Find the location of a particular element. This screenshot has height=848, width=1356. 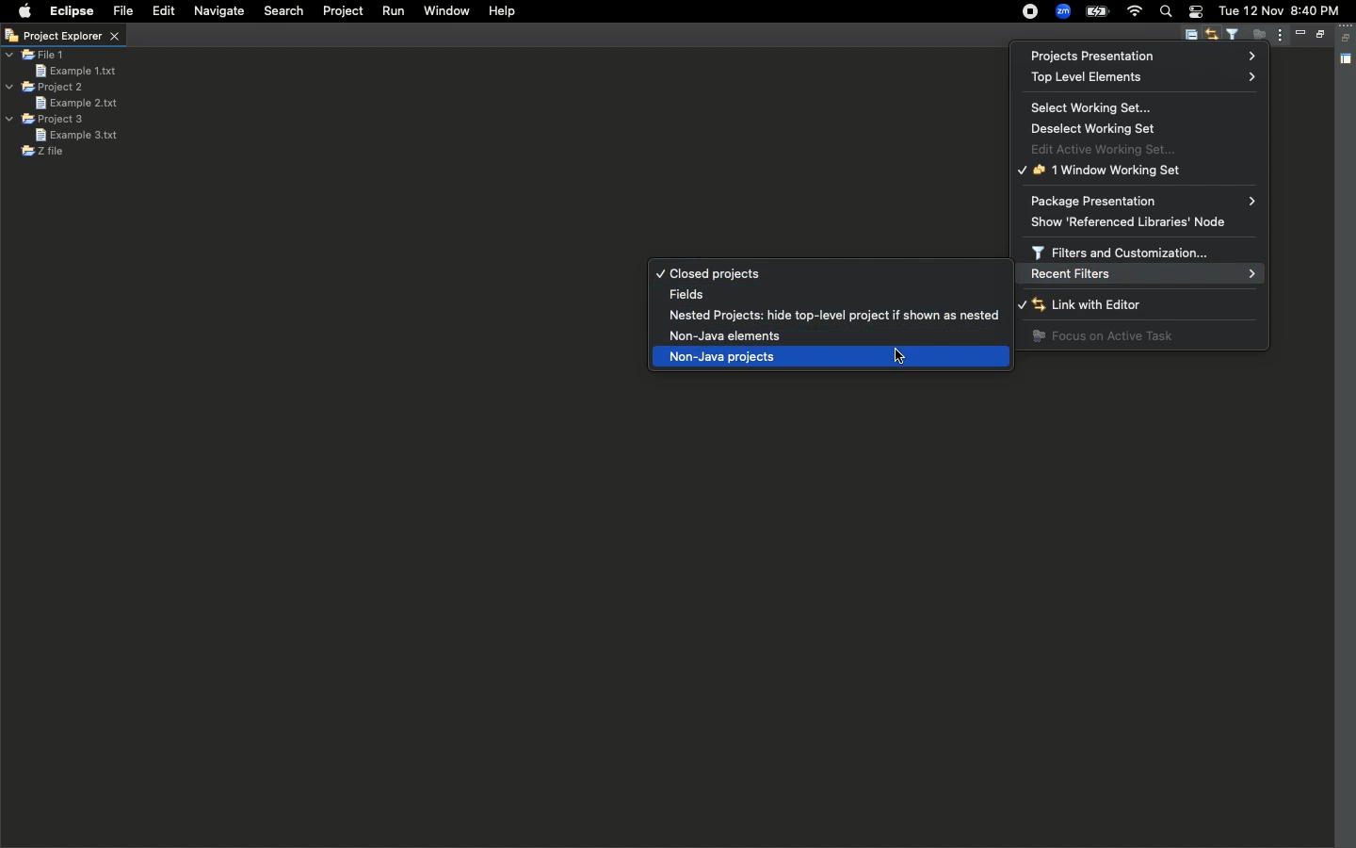

Edit is located at coordinates (161, 10).